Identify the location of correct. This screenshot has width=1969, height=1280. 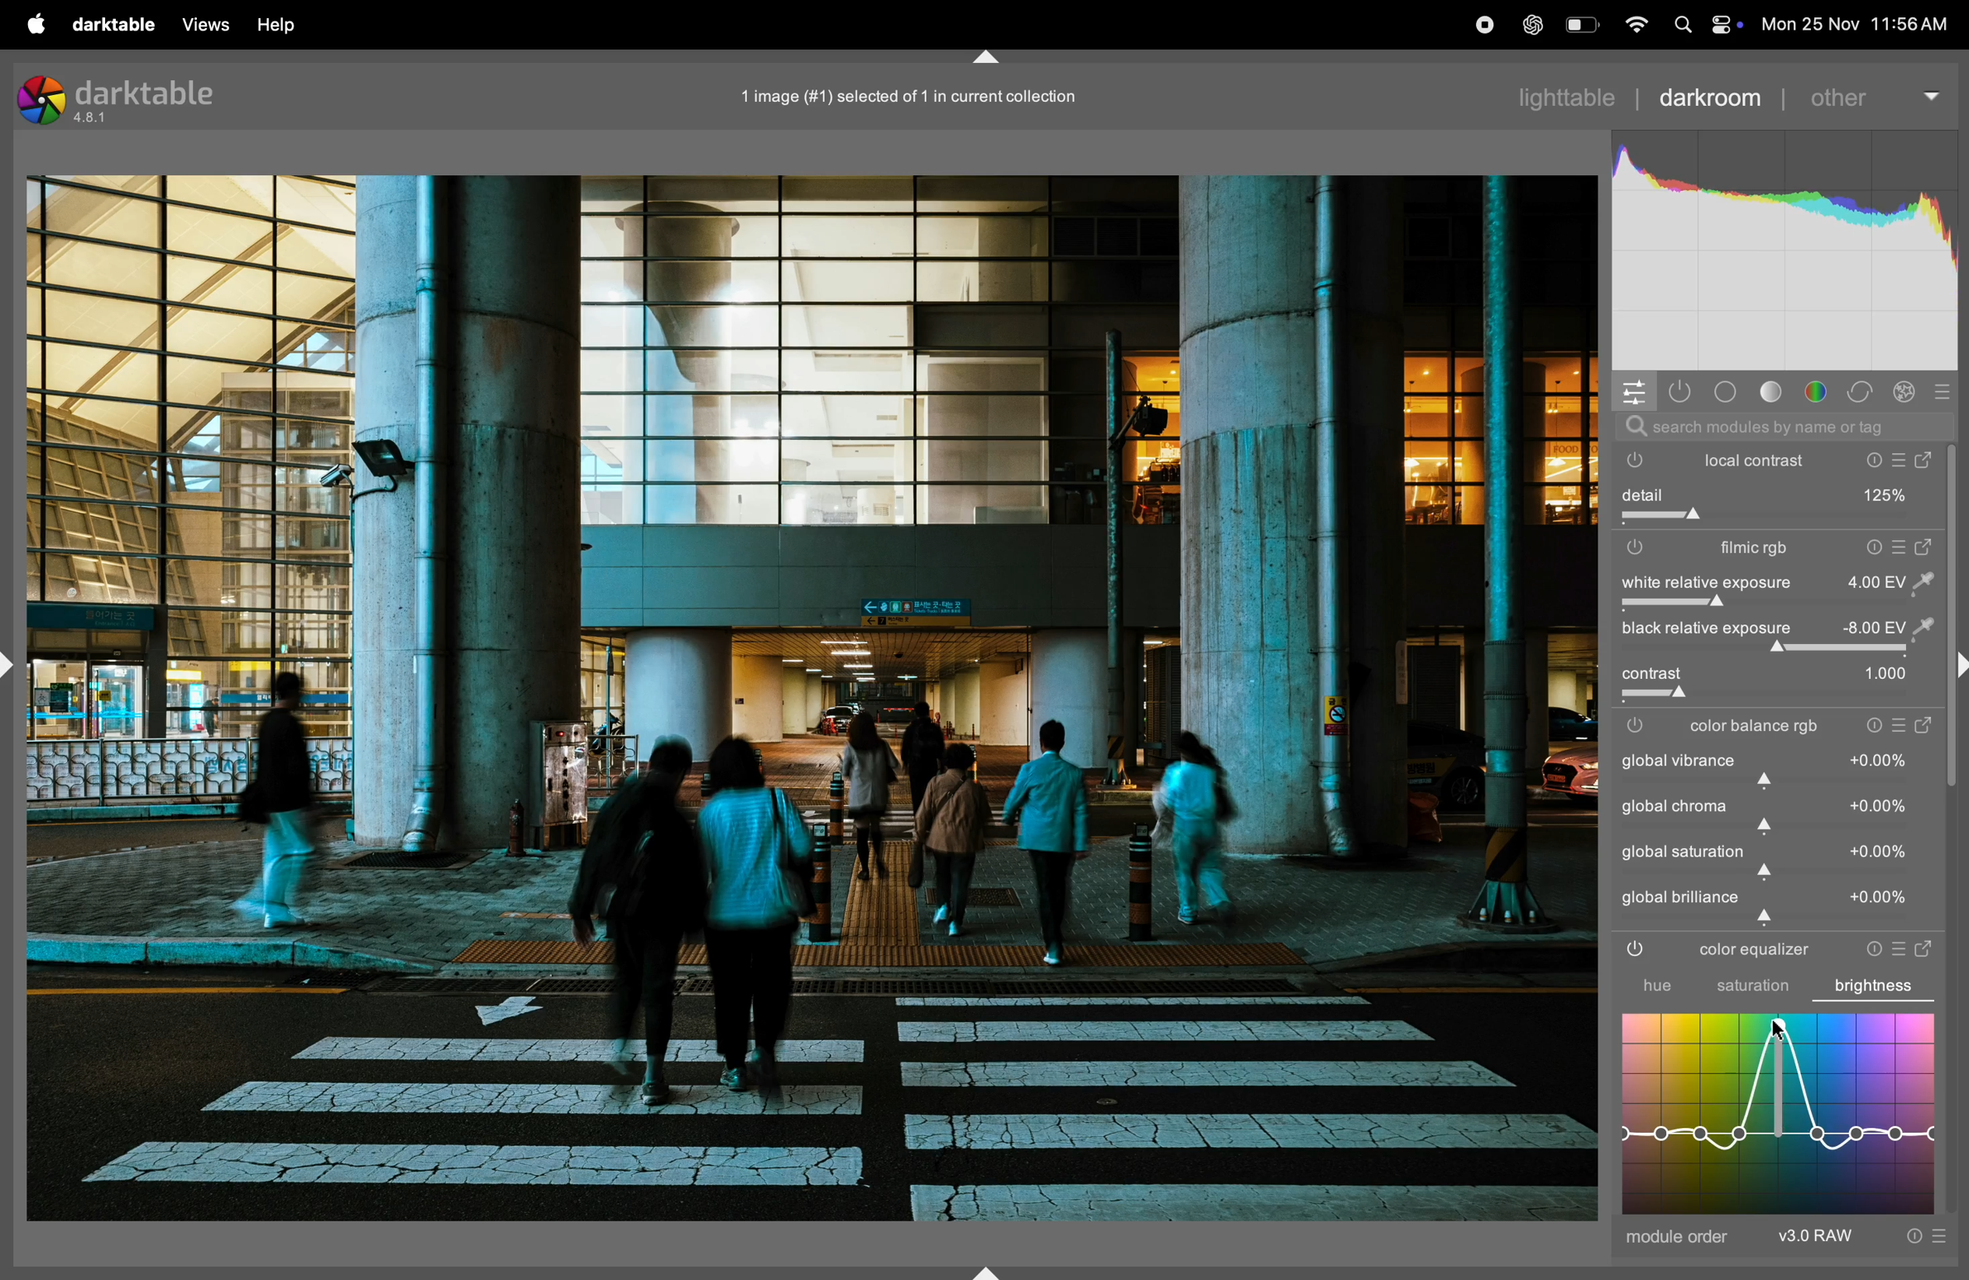
(1864, 389).